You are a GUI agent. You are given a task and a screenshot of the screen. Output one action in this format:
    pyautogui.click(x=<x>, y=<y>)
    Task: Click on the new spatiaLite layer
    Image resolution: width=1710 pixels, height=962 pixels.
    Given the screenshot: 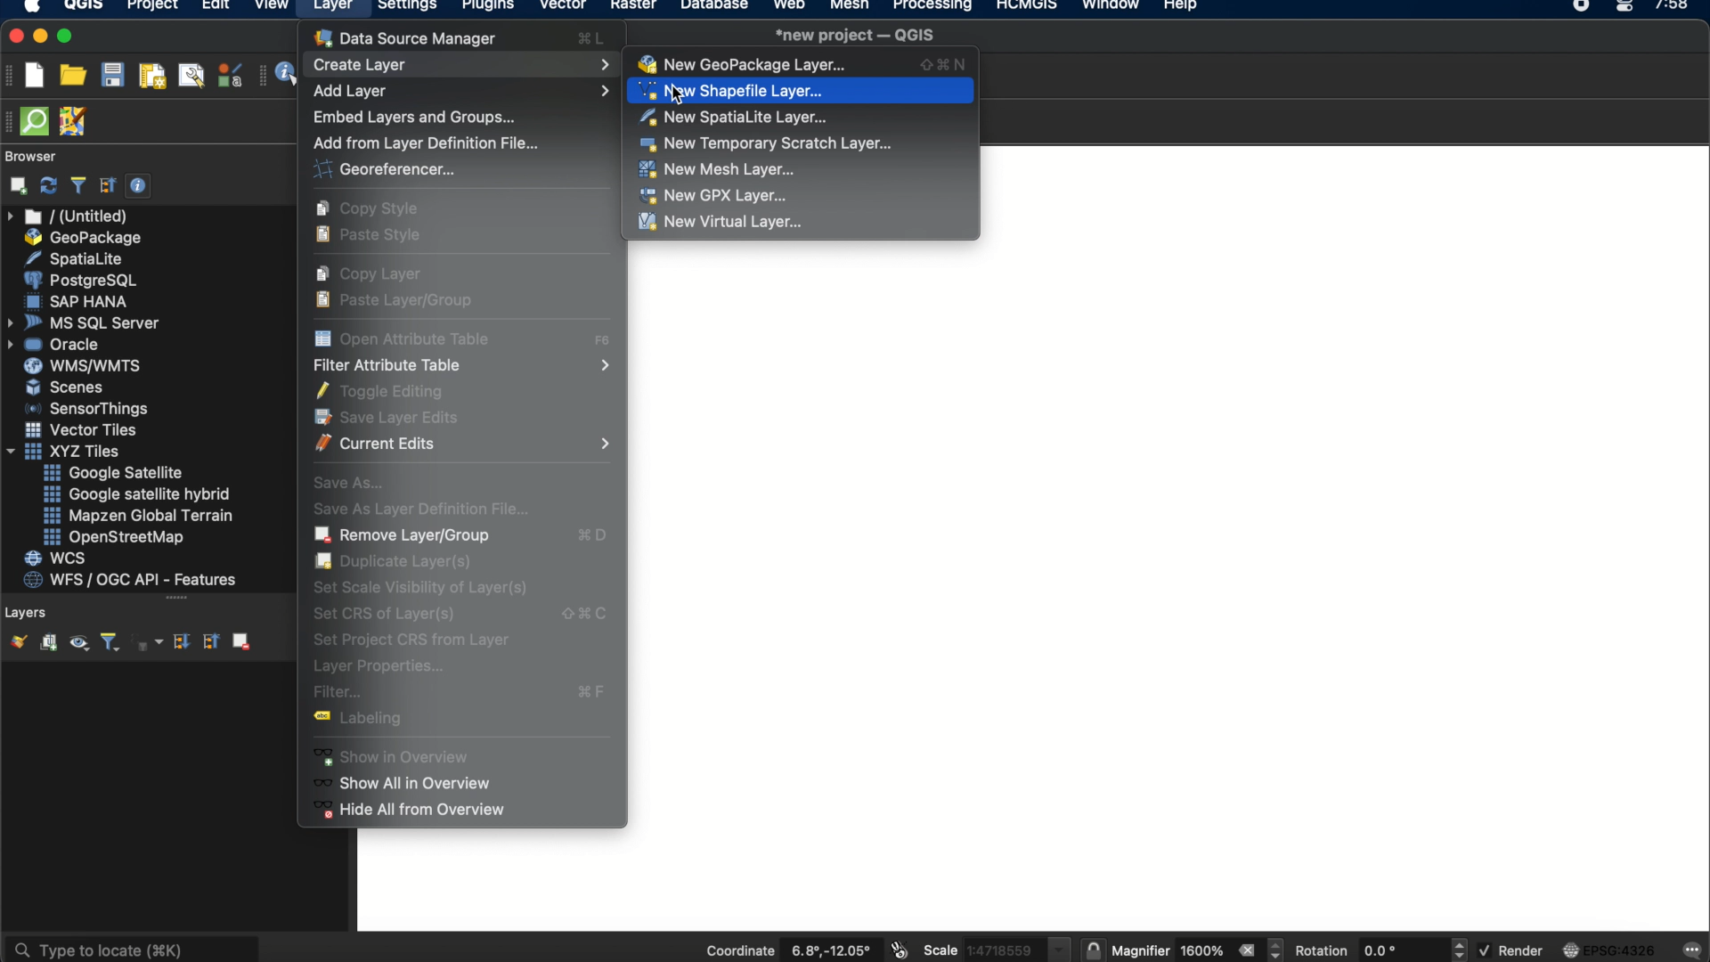 What is the action you would take?
    pyautogui.click(x=735, y=117)
    